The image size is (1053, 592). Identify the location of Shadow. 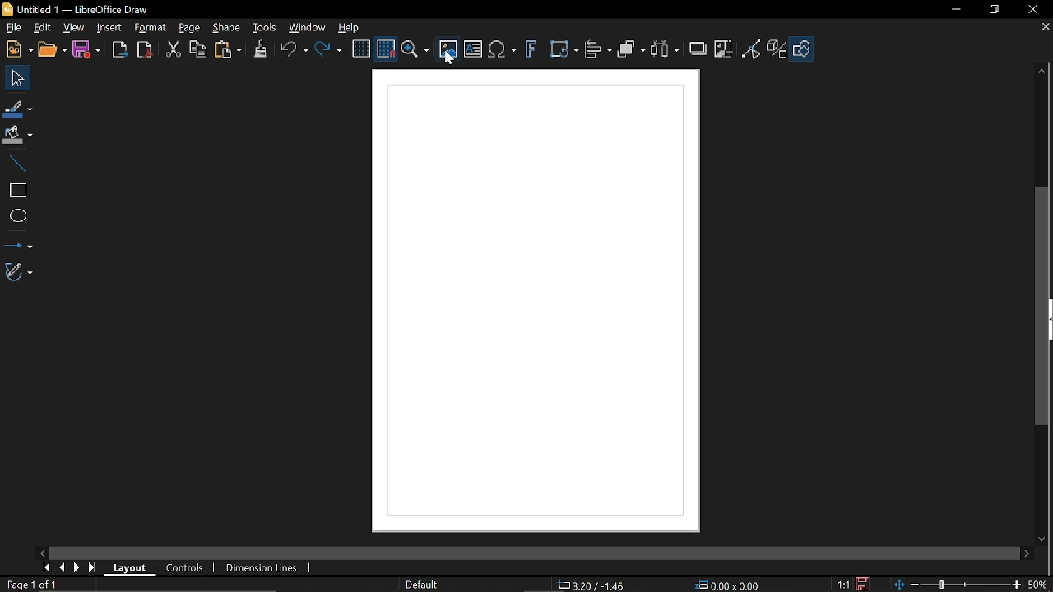
(698, 49).